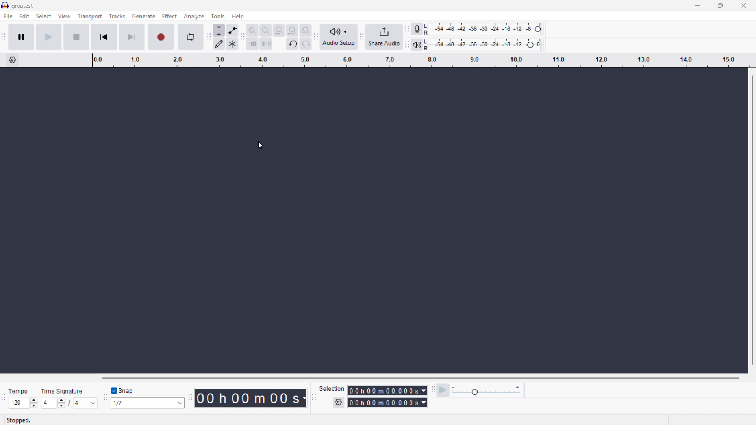 The image size is (756, 425). What do you see at coordinates (219, 30) in the screenshot?
I see `Selection tool ` at bounding box center [219, 30].